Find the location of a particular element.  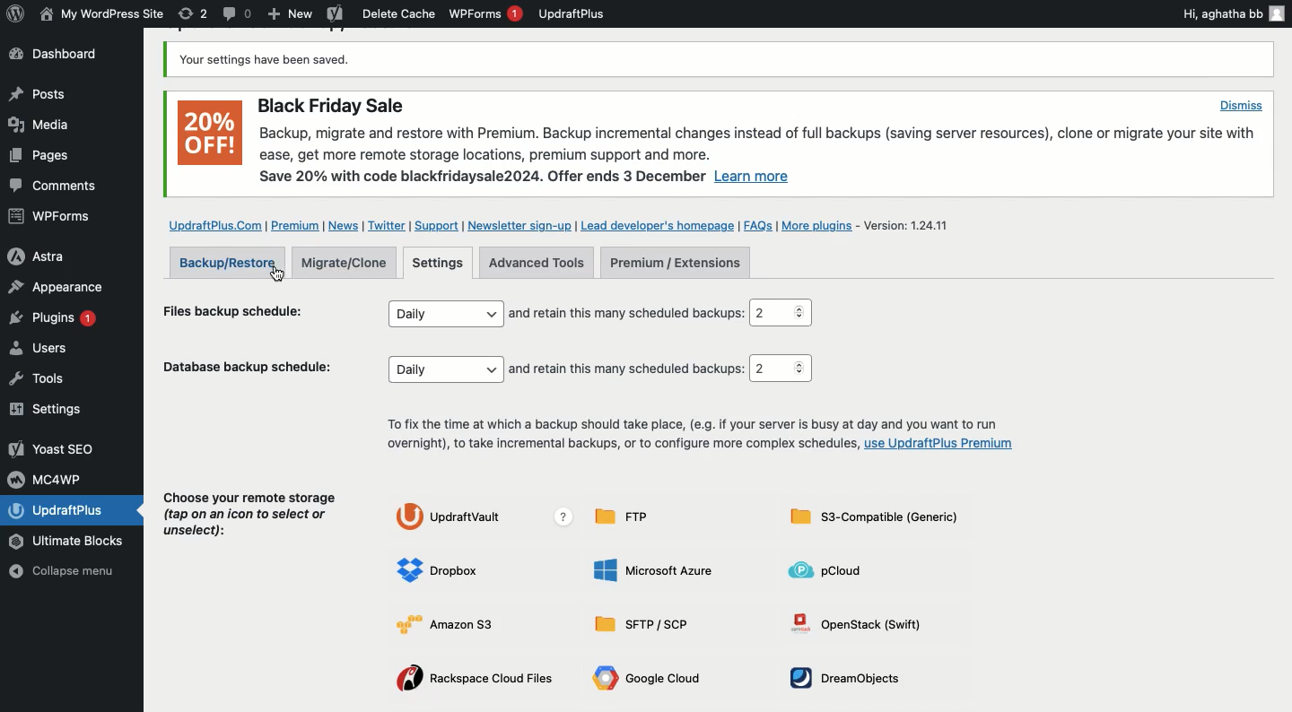

To fix the time at which a backup should take place, (e.g. if your server is busy at day and you want to run
overnight), to take incremental backups, or to configure more complex schedules, use UpdraftPlus Premium is located at coordinates (698, 437).